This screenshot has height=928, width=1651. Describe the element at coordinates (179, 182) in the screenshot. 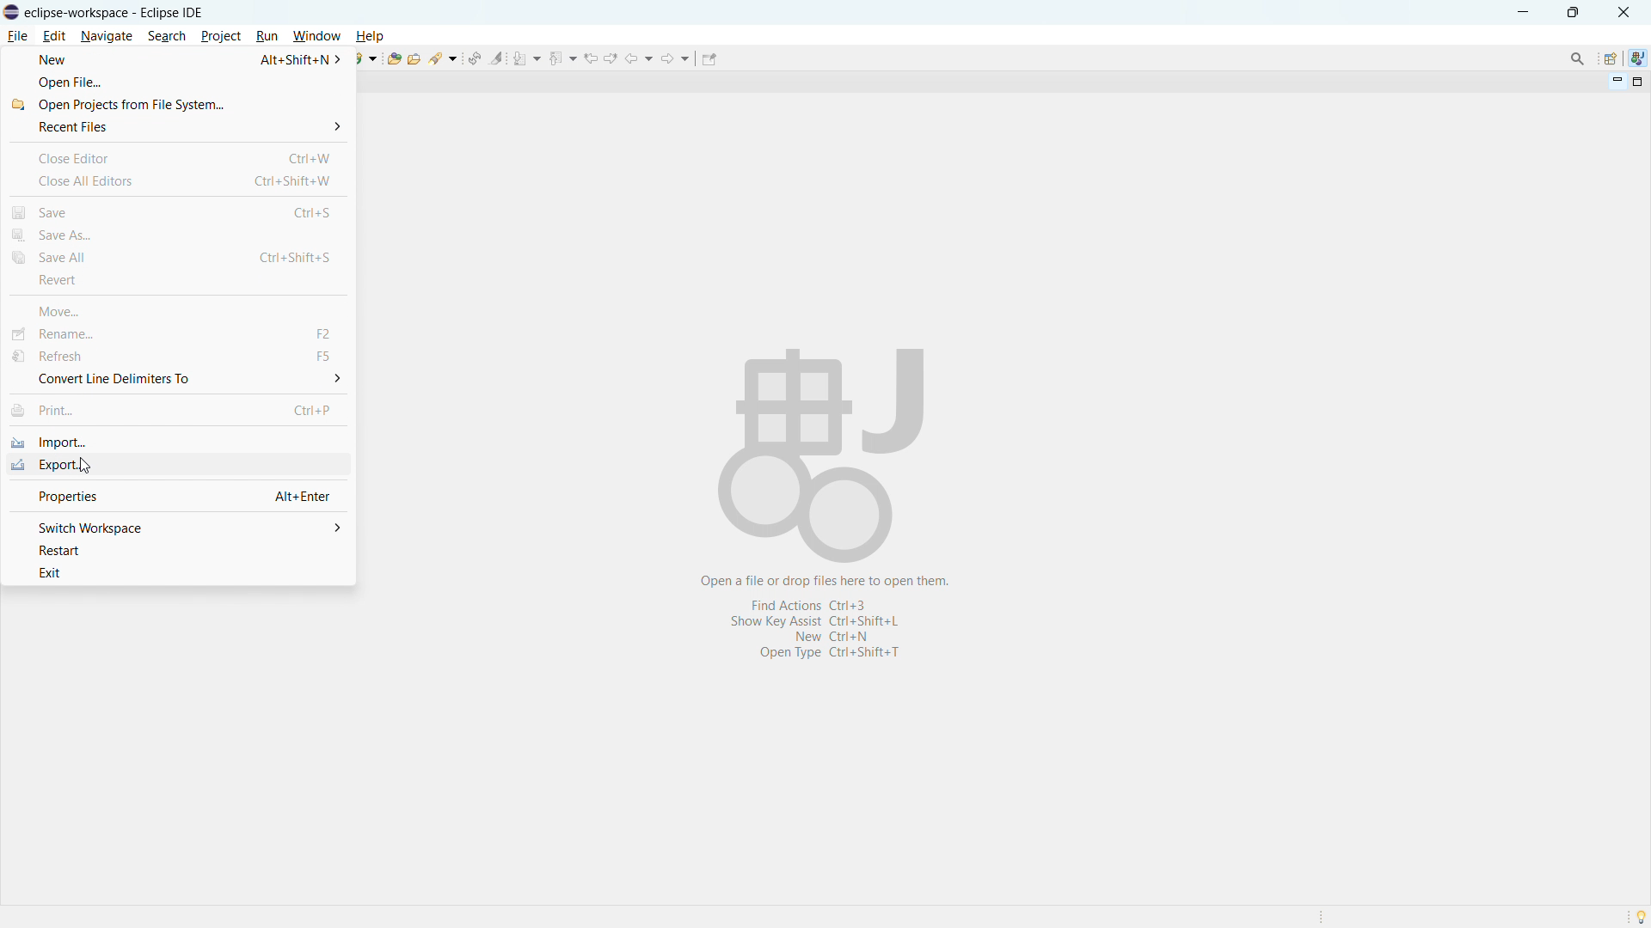

I see `close all editors` at that location.